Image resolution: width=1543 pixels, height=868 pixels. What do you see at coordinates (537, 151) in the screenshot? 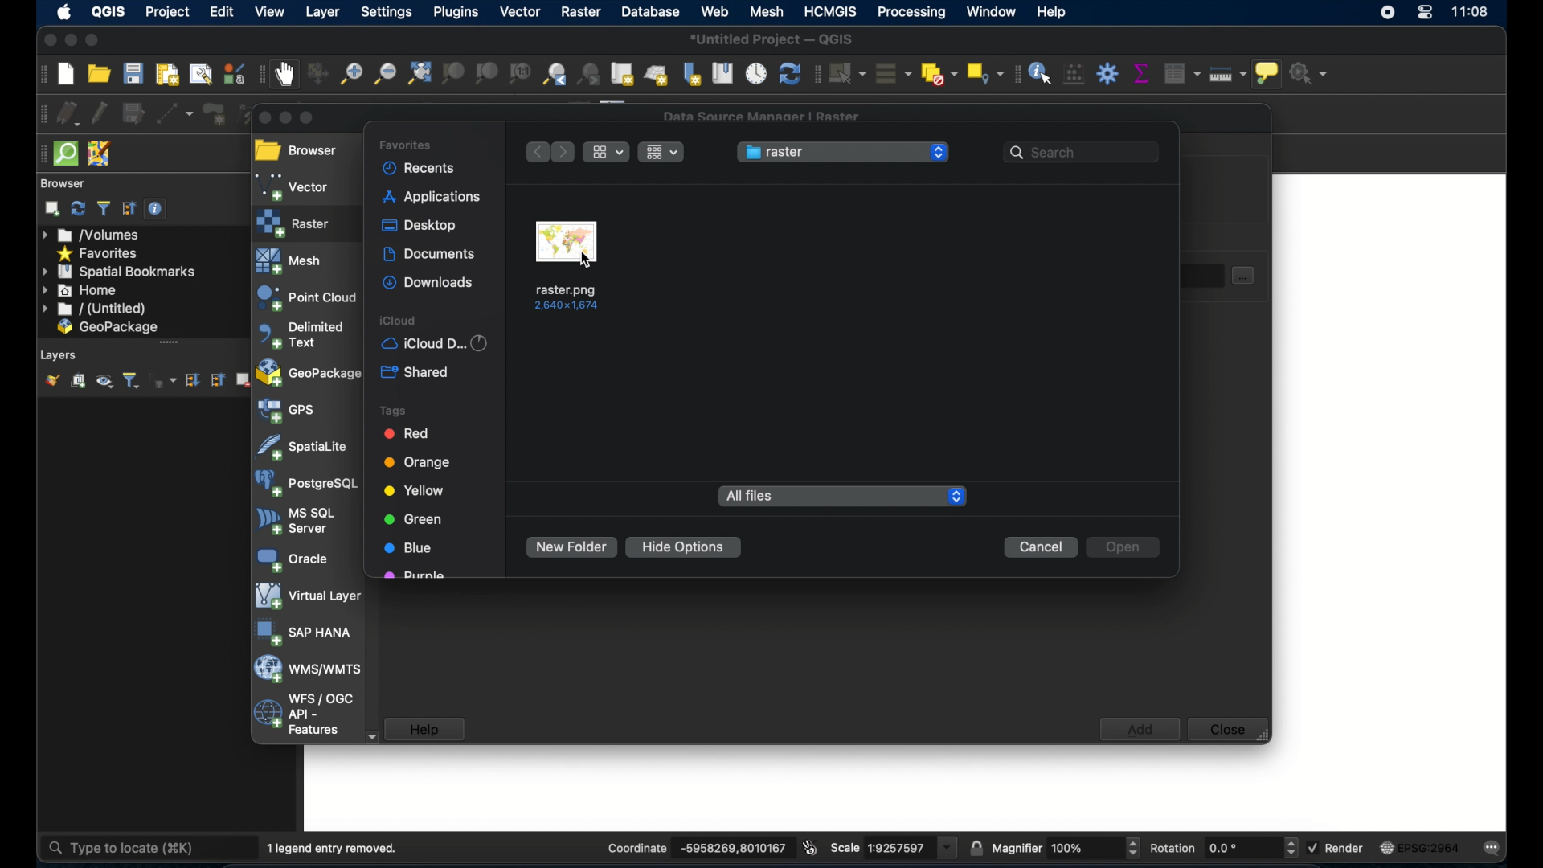
I see `previous` at bounding box center [537, 151].